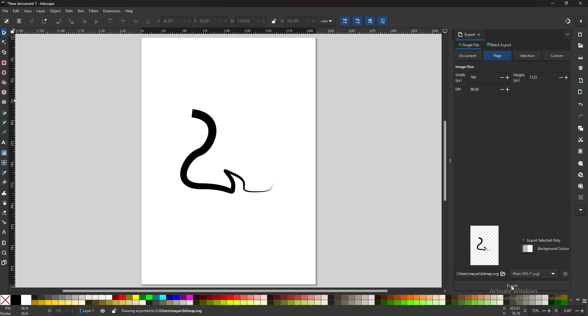  I want to click on selection, so click(528, 55).